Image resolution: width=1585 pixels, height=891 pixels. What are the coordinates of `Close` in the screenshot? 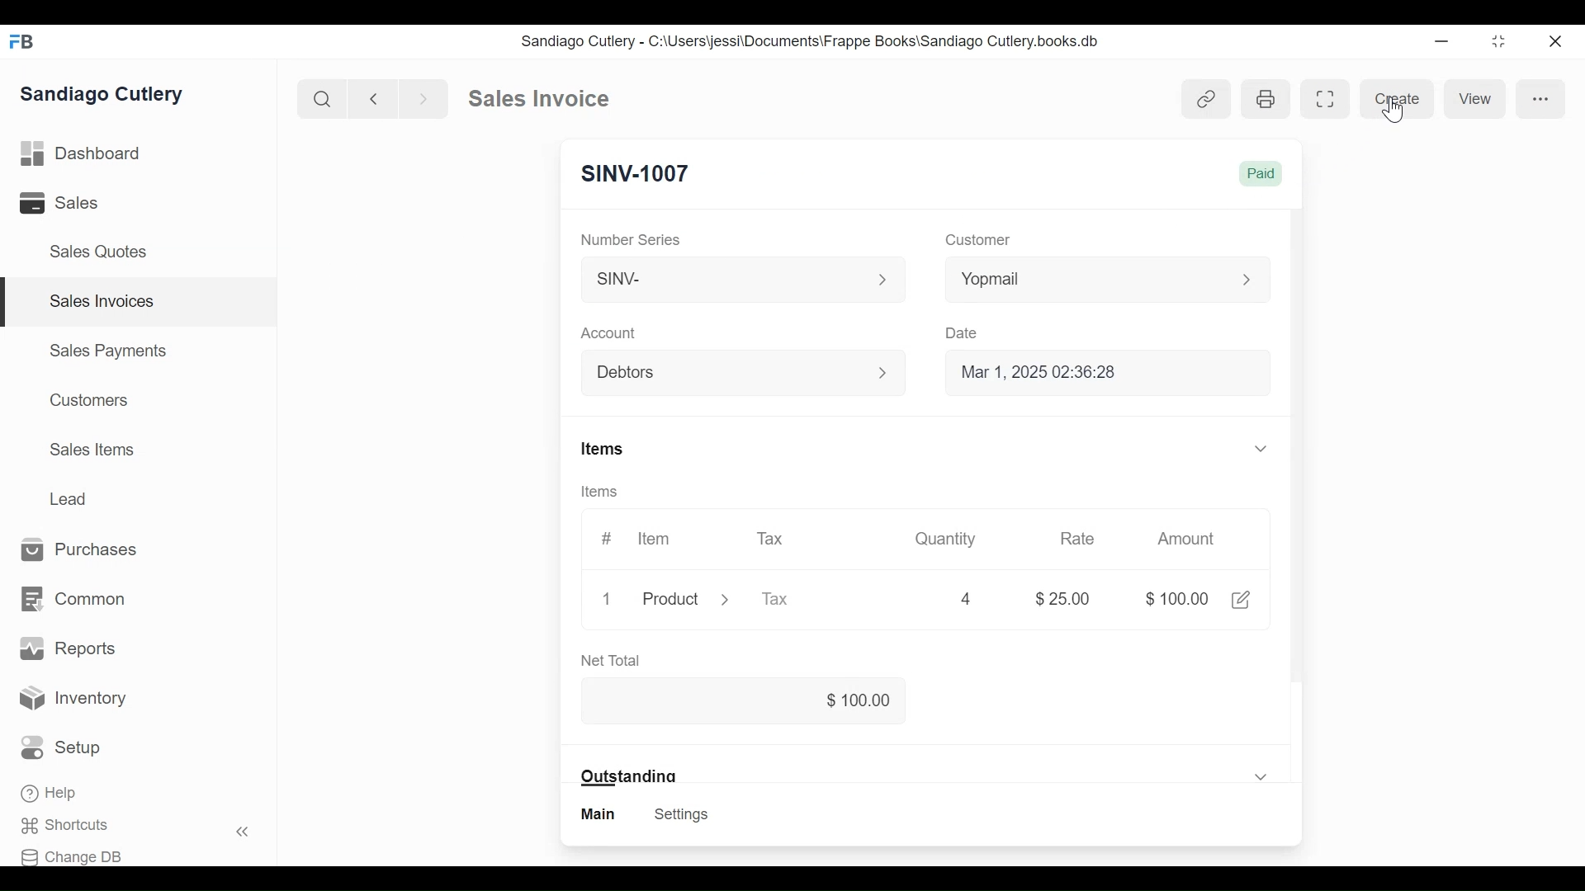 It's located at (1559, 42).